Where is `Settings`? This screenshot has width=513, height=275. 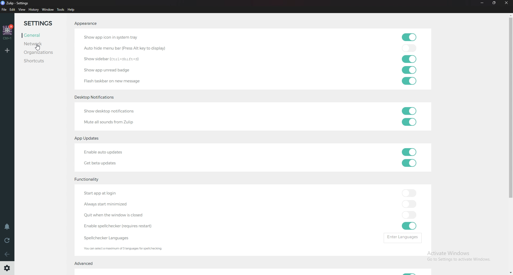
Settings is located at coordinates (7, 268).